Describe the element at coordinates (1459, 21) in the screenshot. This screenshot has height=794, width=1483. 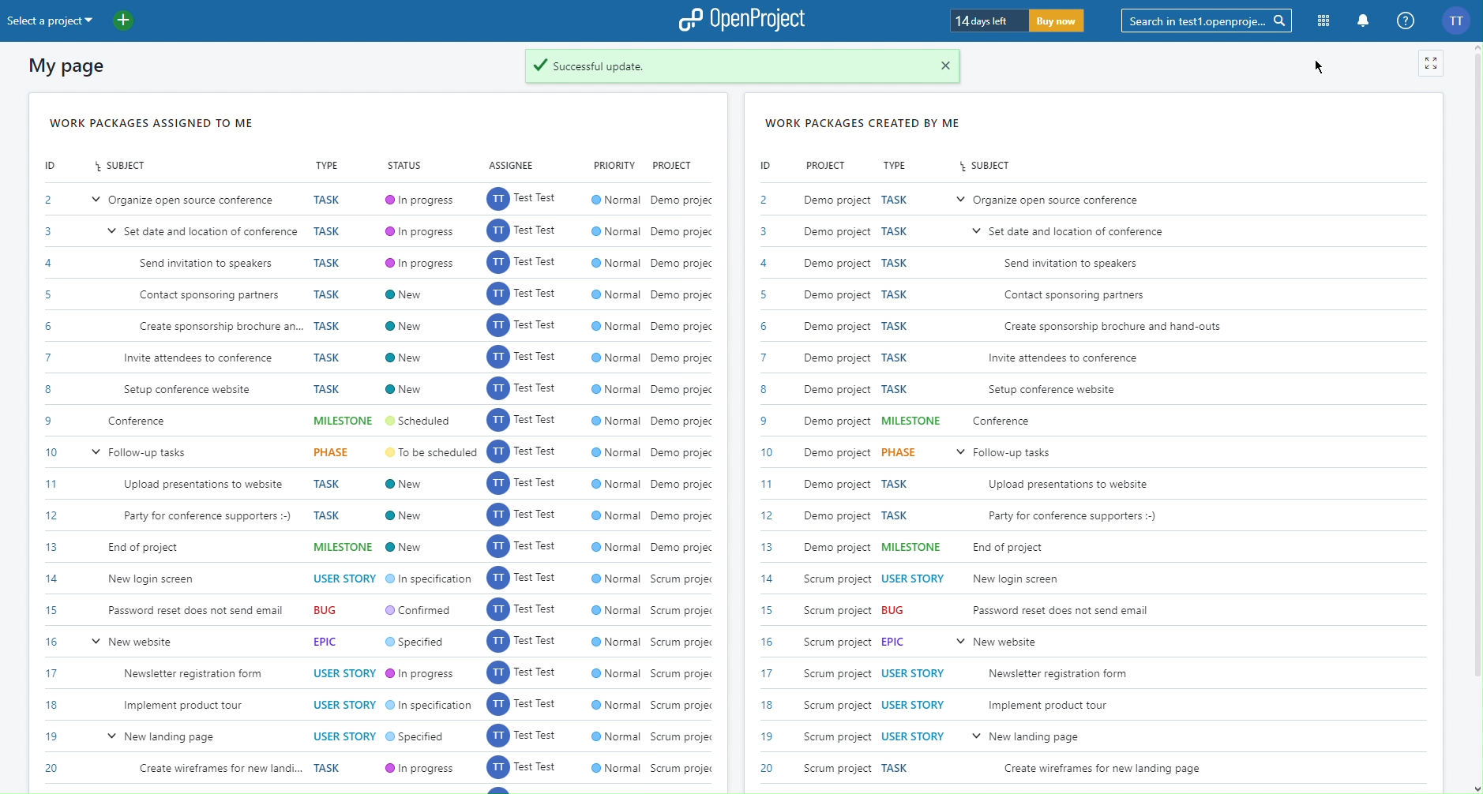
I see `Account` at that location.